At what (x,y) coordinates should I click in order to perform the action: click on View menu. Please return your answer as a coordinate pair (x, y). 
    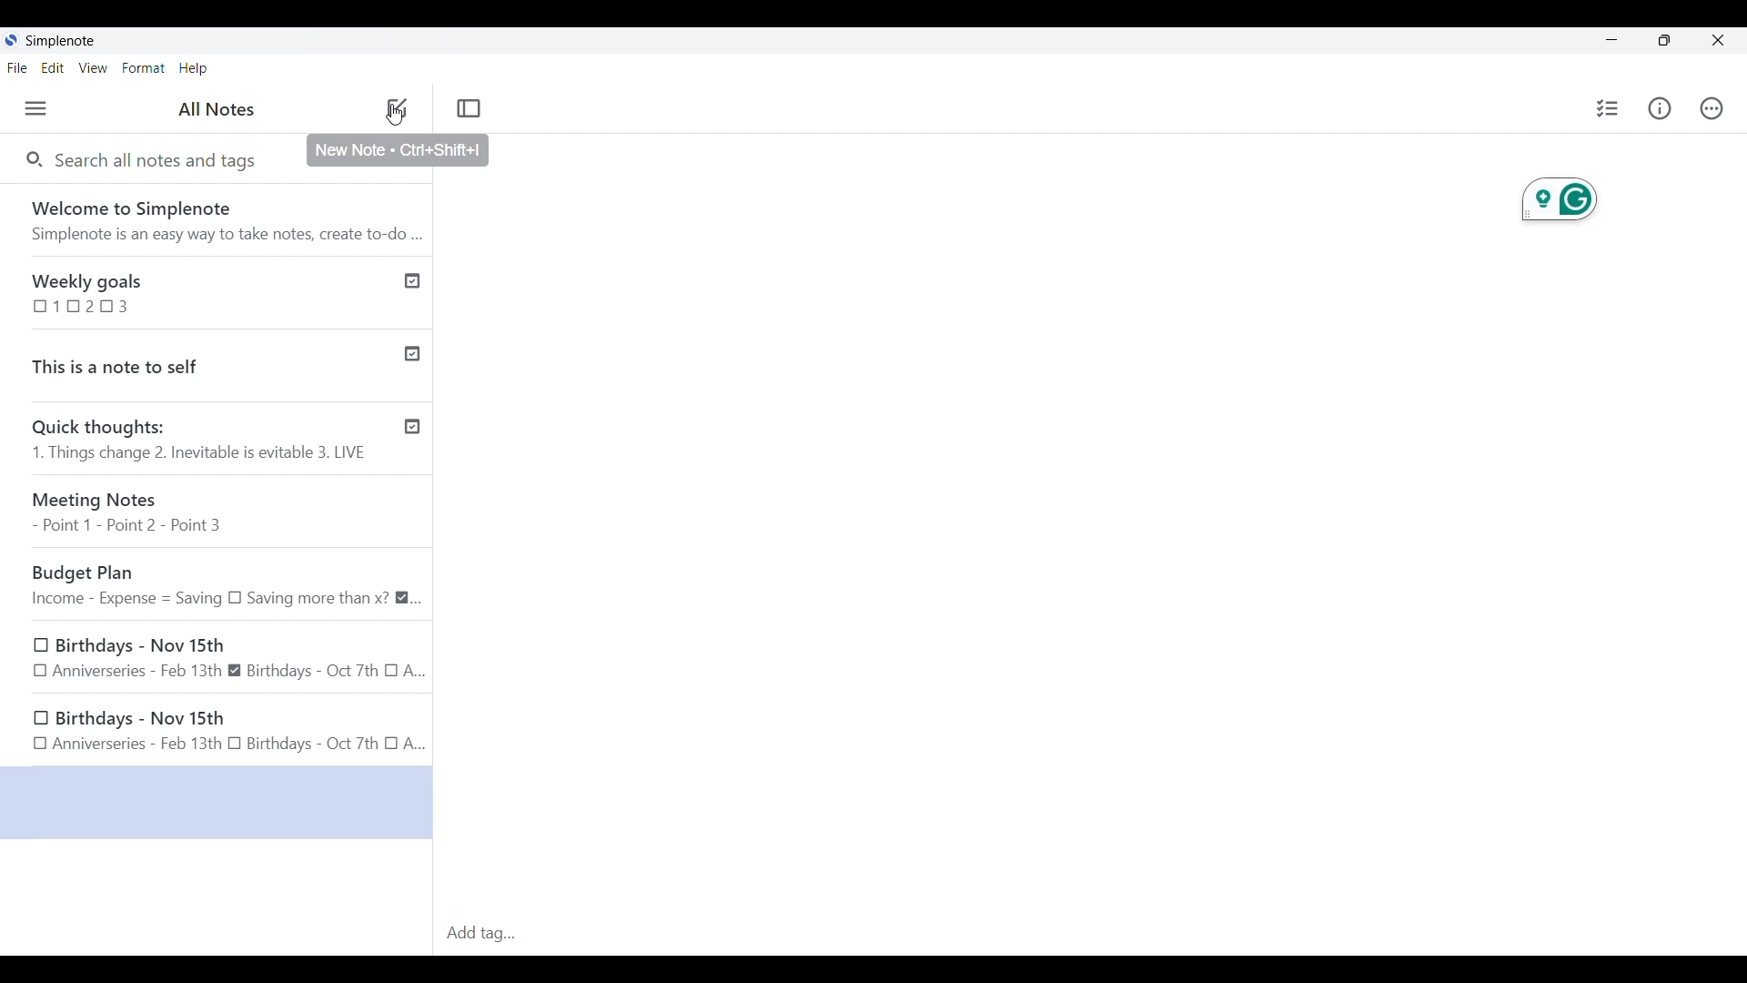
    Looking at the image, I should click on (94, 68).